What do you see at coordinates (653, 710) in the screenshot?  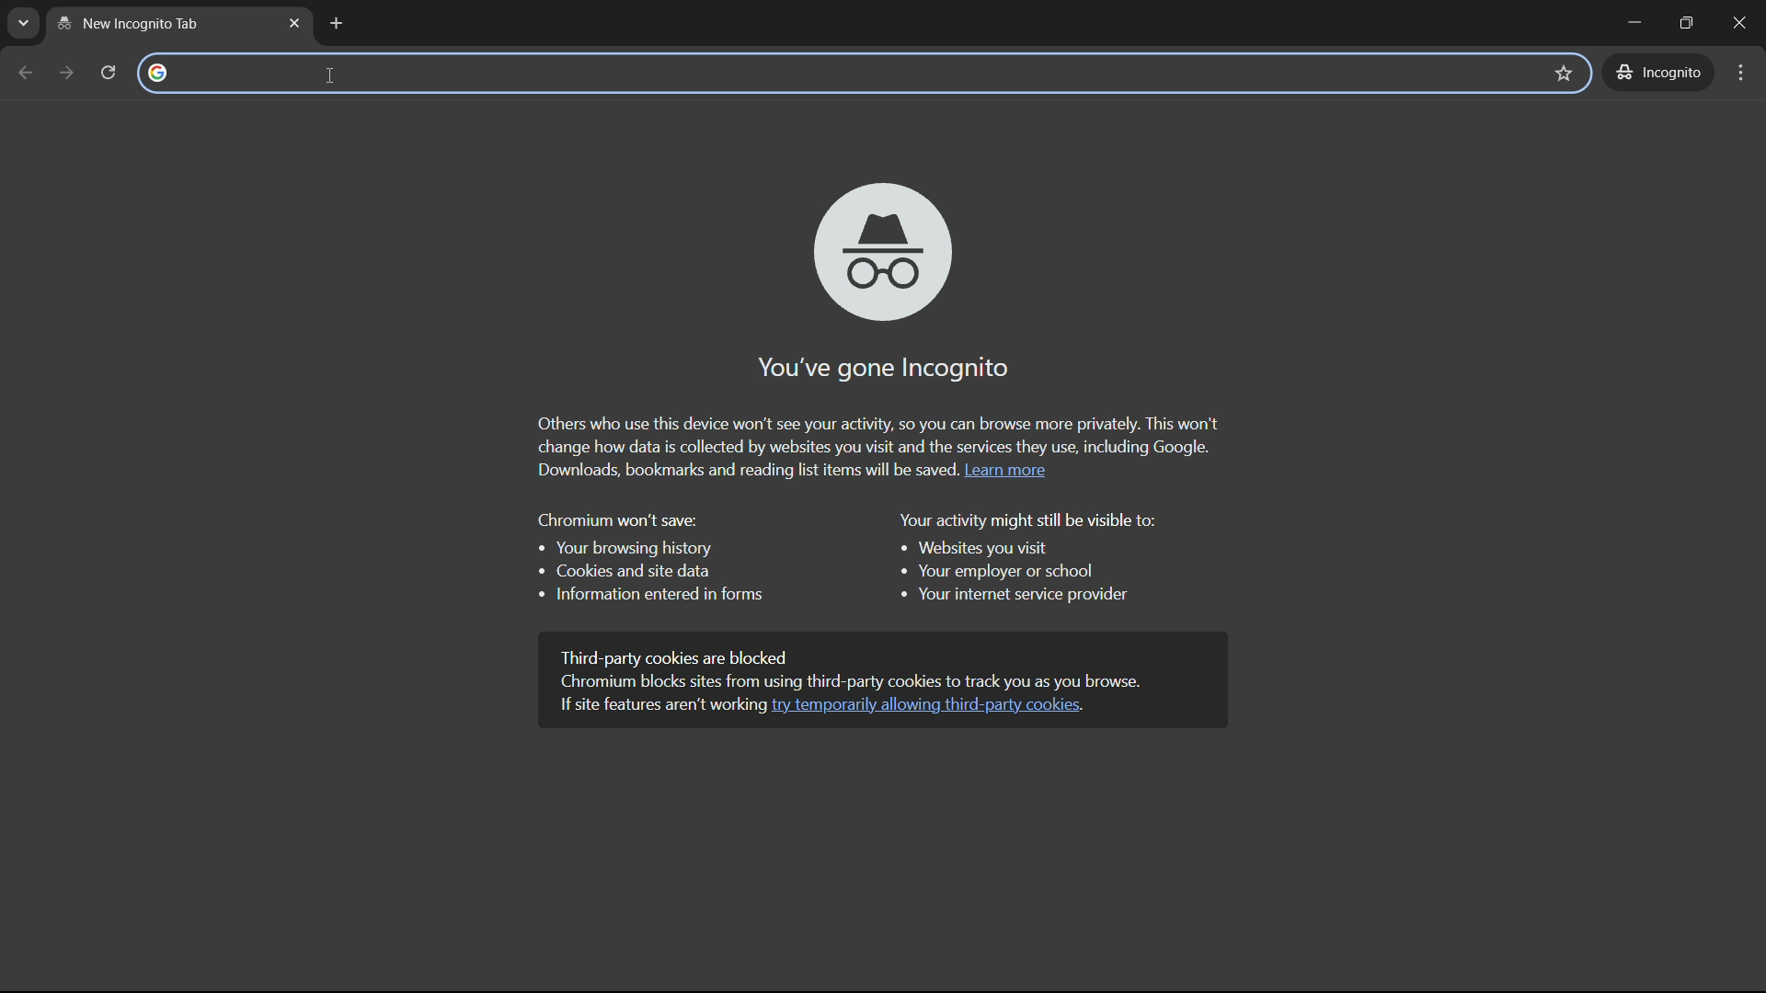 I see `If site features aren't working` at bounding box center [653, 710].